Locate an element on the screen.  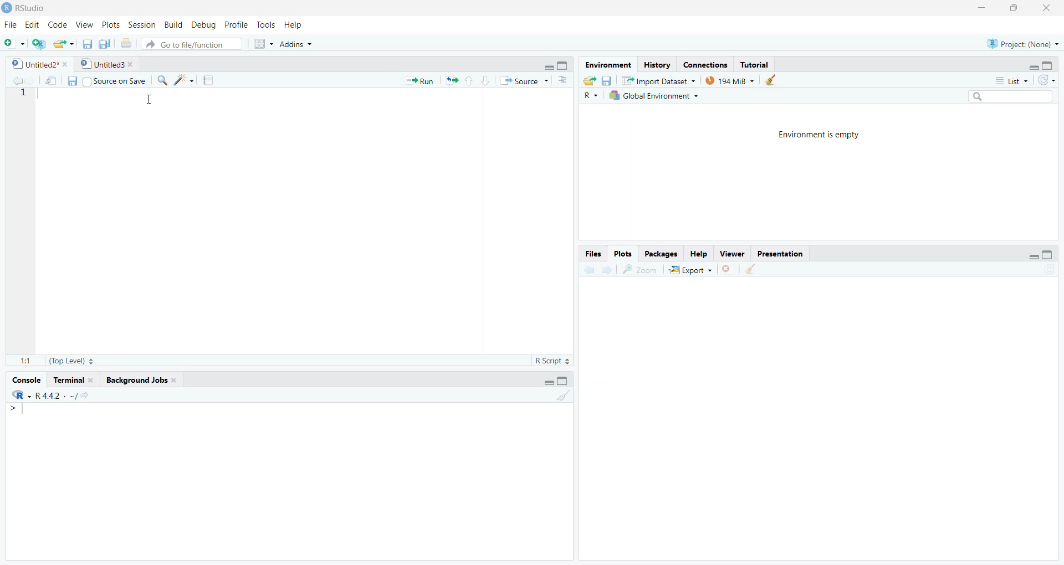
move forward is located at coordinates (608, 270).